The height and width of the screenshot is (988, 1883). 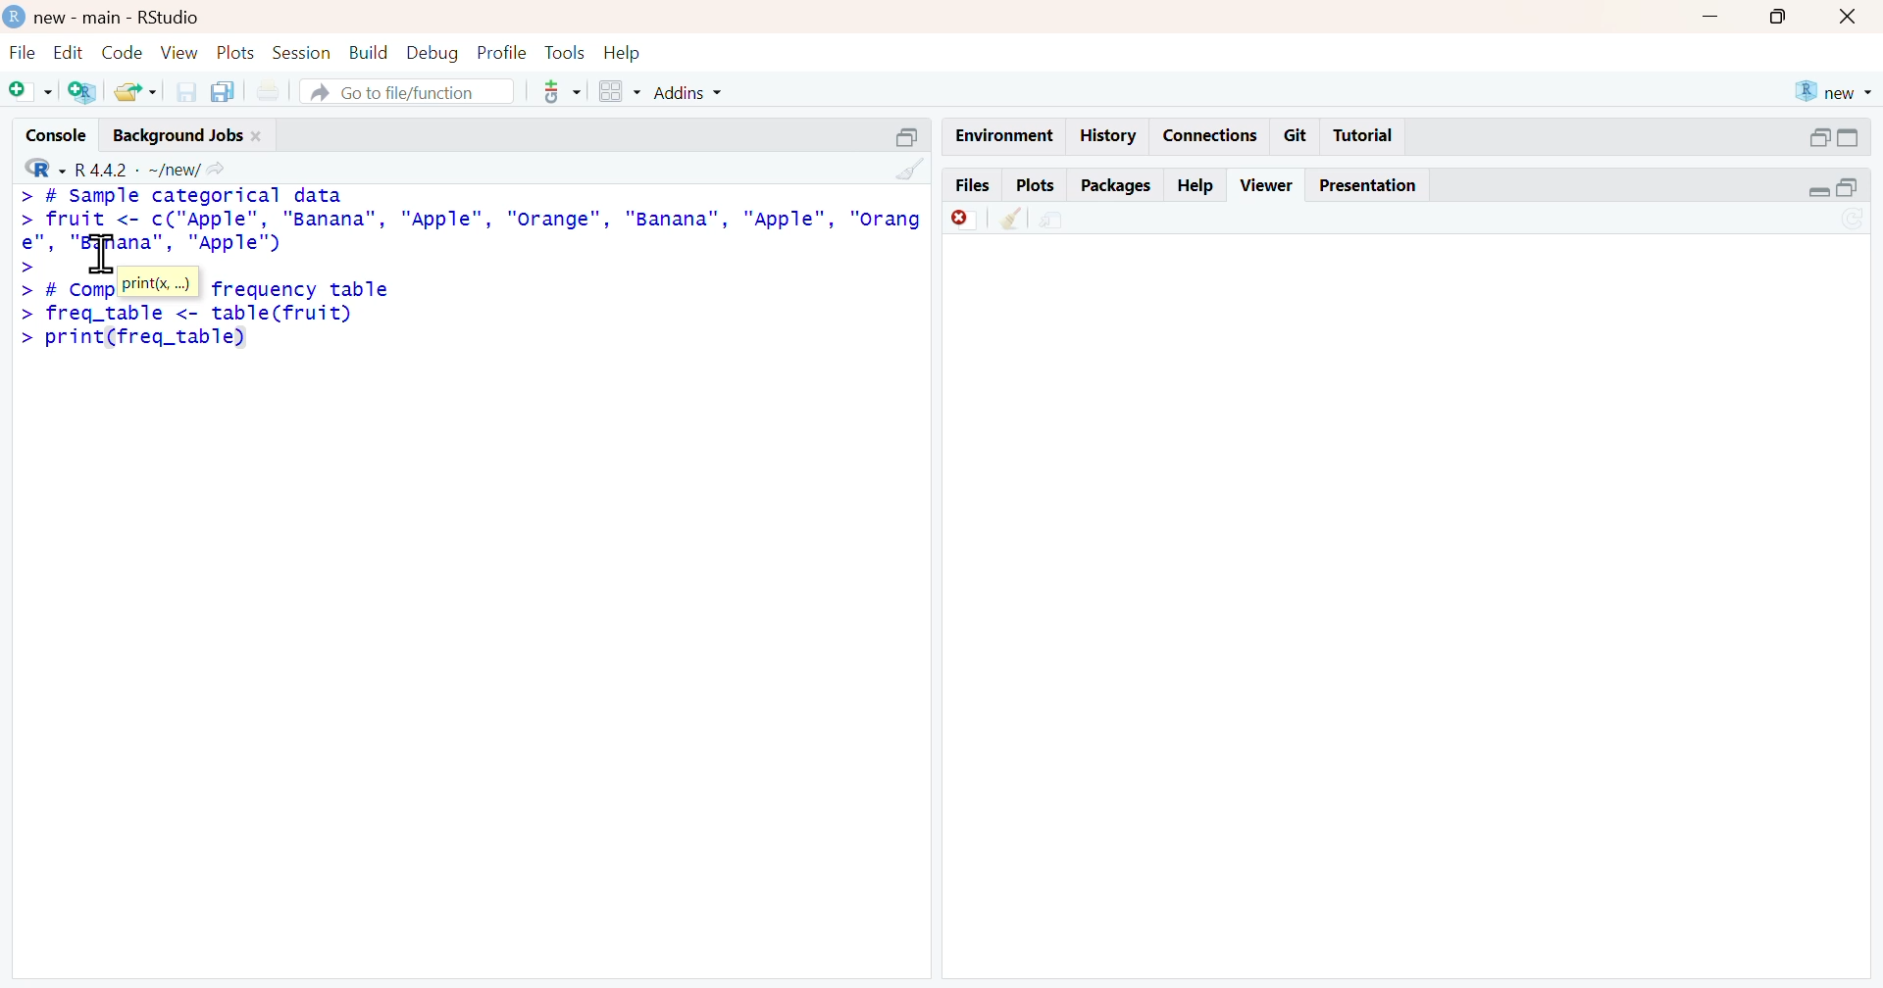 What do you see at coordinates (30, 92) in the screenshot?
I see `new script` at bounding box center [30, 92].